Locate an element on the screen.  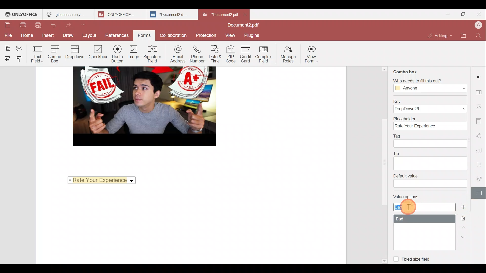
Key is located at coordinates (430, 105).